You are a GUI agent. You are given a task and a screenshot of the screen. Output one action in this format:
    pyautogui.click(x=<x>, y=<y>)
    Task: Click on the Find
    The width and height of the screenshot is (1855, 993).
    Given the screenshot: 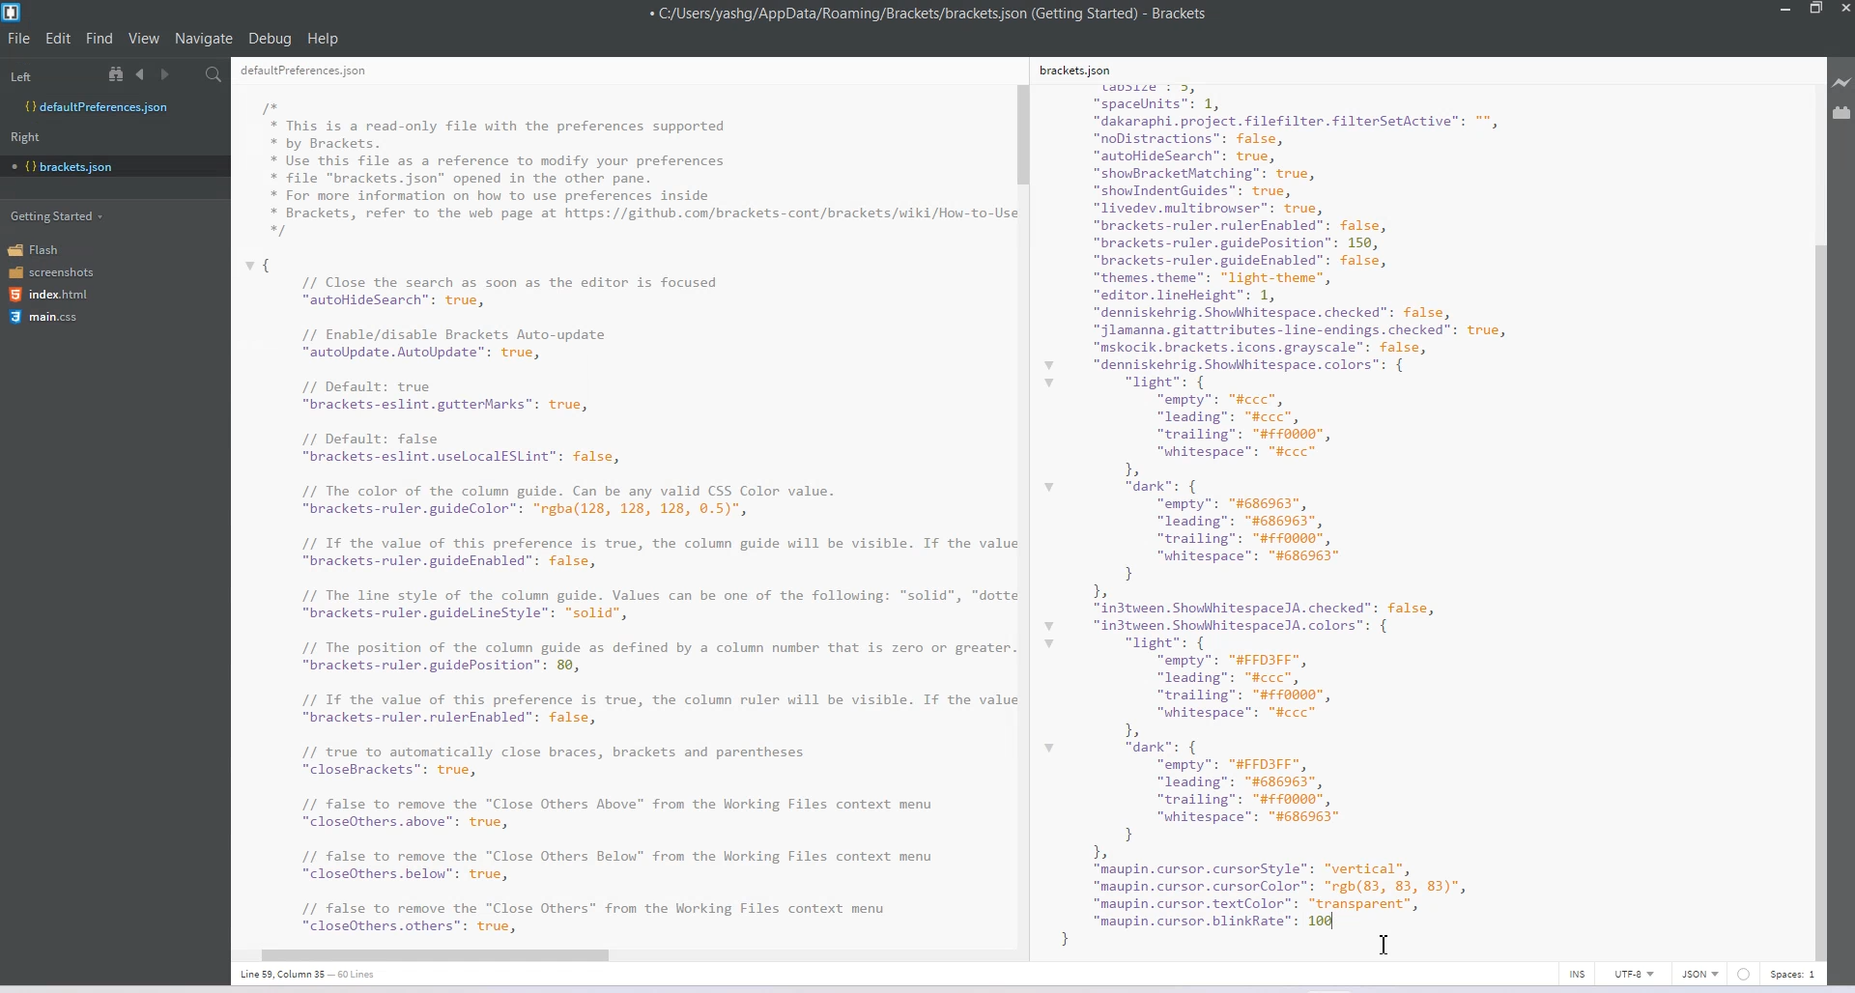 What is the action you would take?
    pyautogui.click(x=100, y=38)
    